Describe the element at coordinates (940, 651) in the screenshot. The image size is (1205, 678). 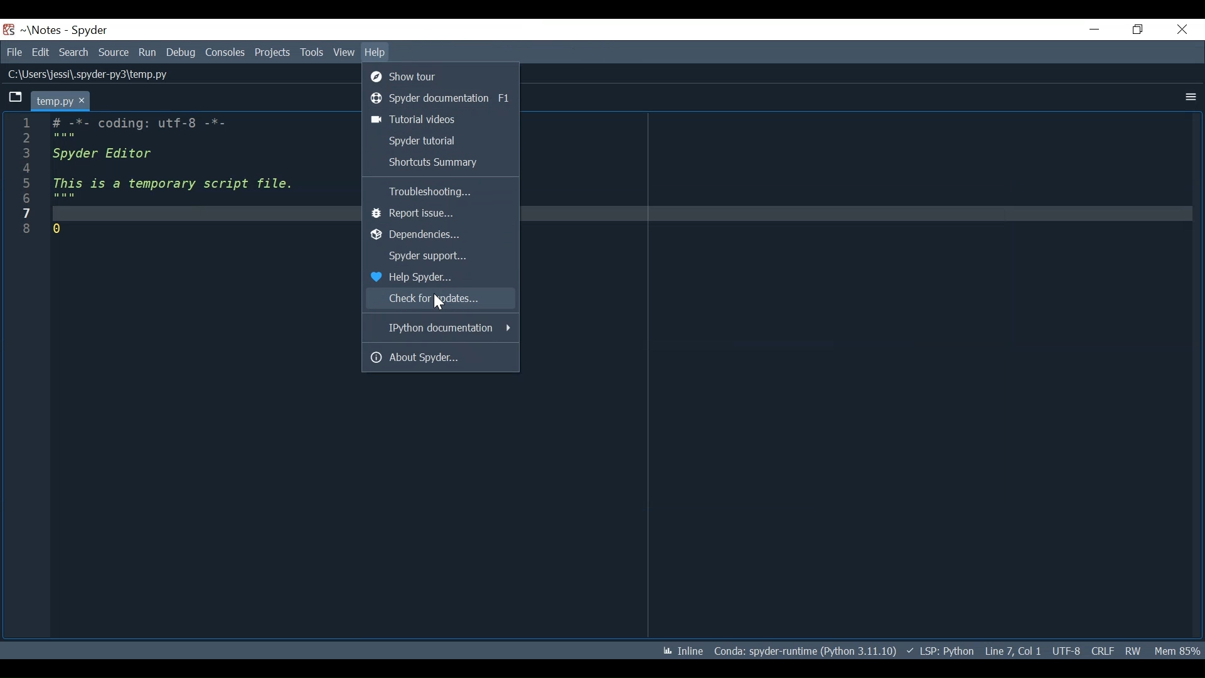
I see `LSP: Python` at that location.